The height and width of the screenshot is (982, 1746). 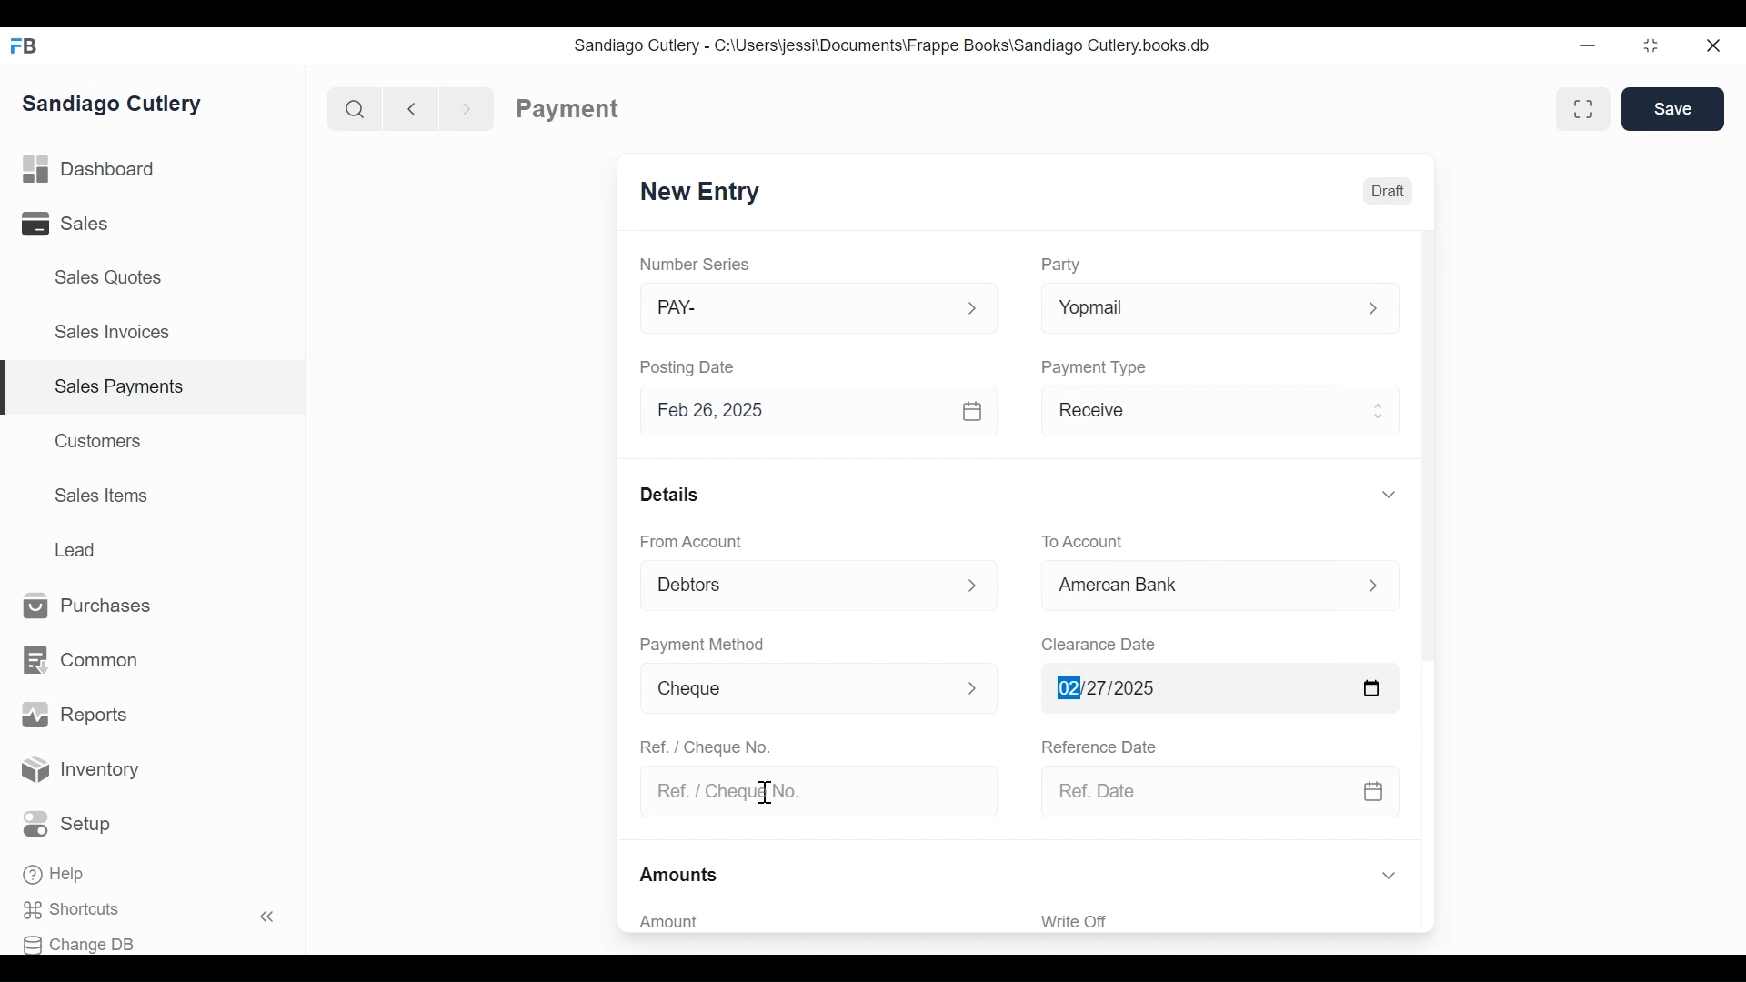 I want to click on Cheque, so click(x=789, y=689).